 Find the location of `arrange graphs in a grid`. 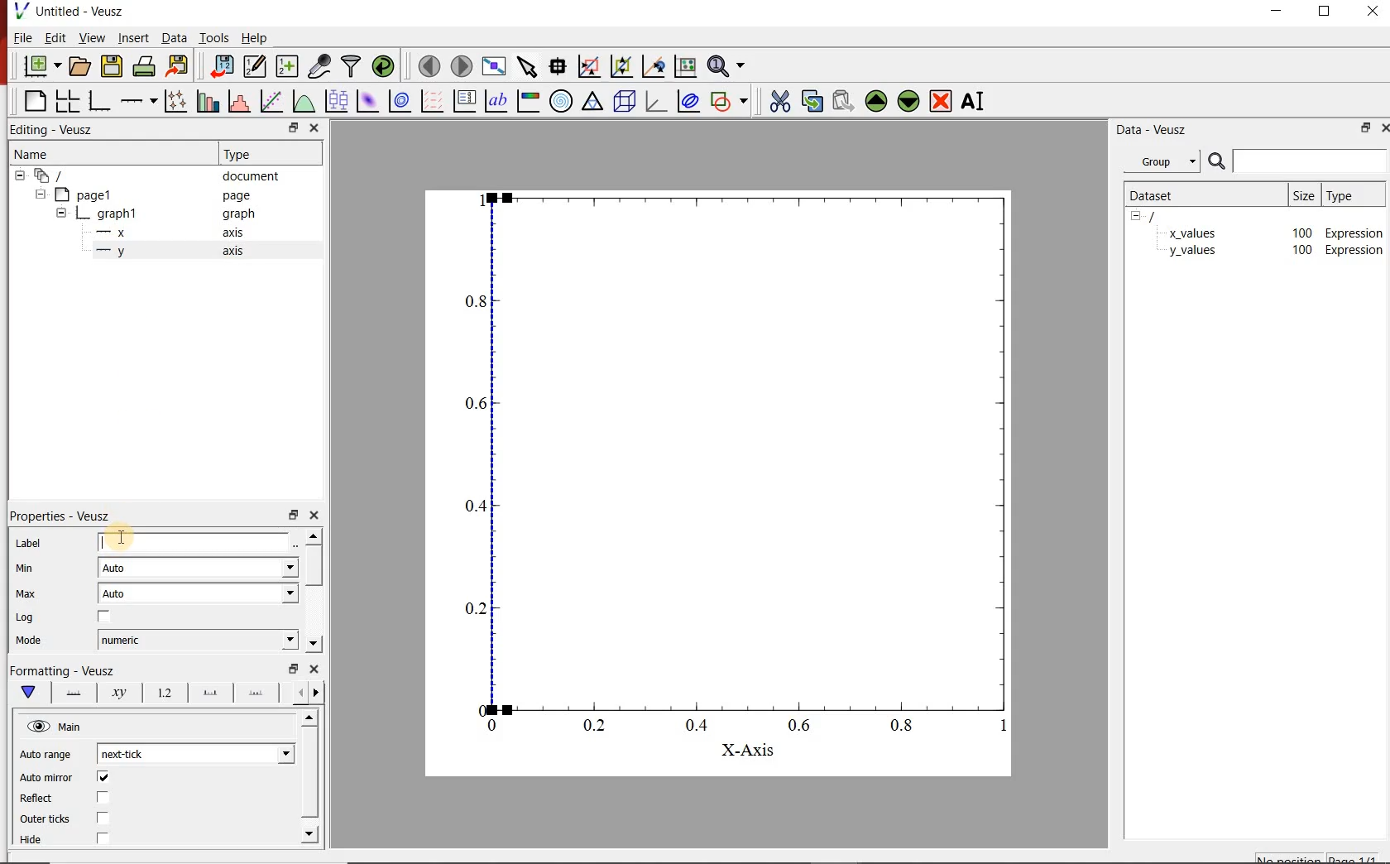

arrange graphs in a grid is located at coordinates (67, 102).